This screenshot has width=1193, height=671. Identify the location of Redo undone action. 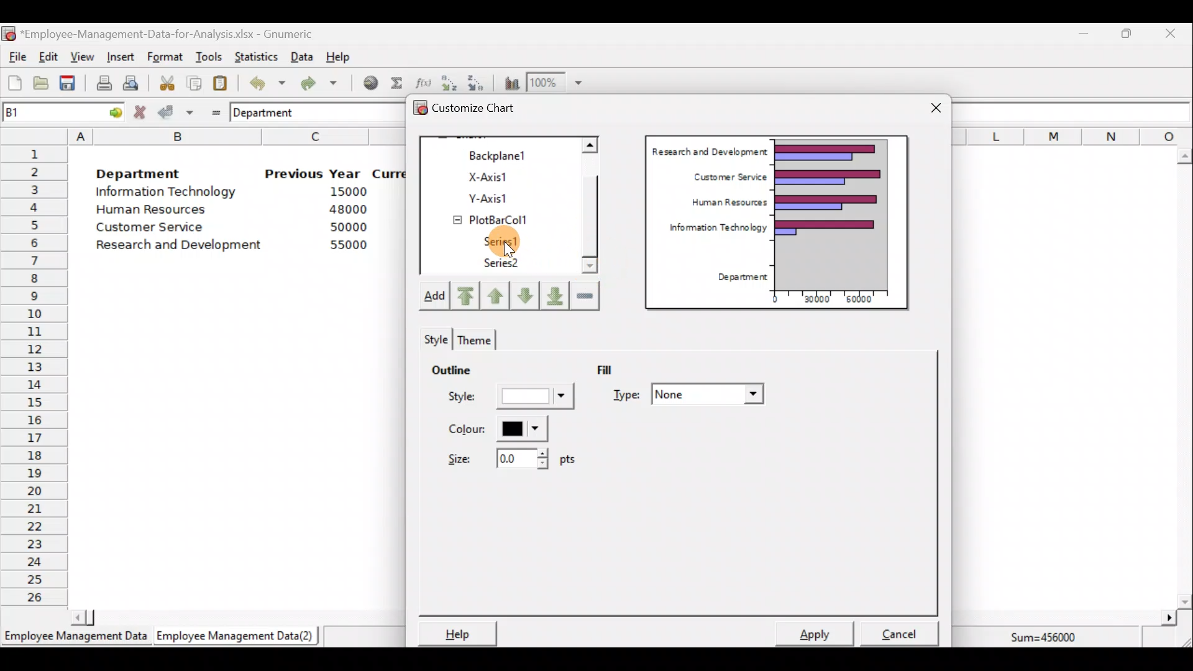
(316, 83).